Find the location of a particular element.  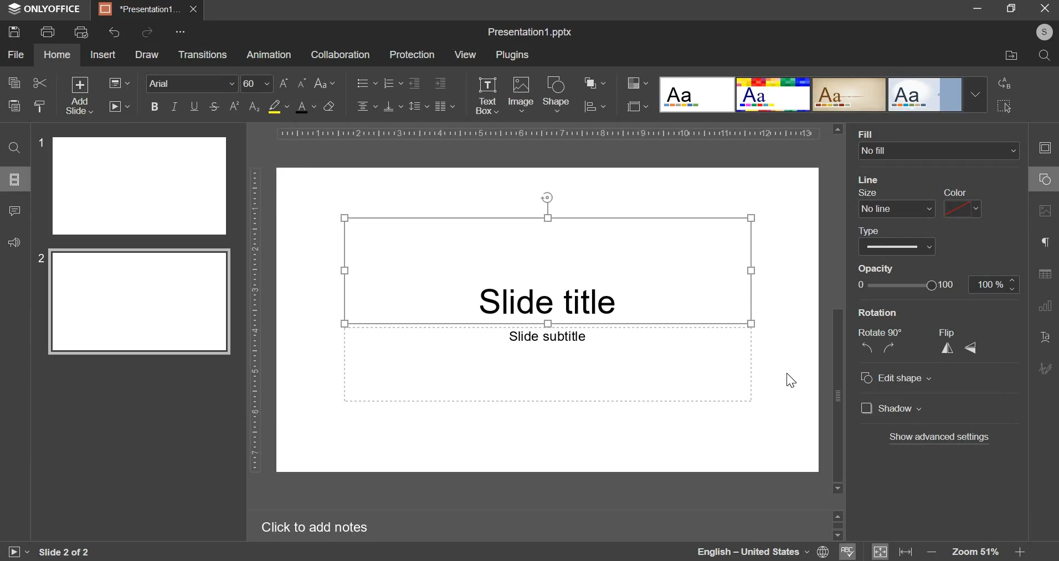

slide title is located at coordinates (547, 269).